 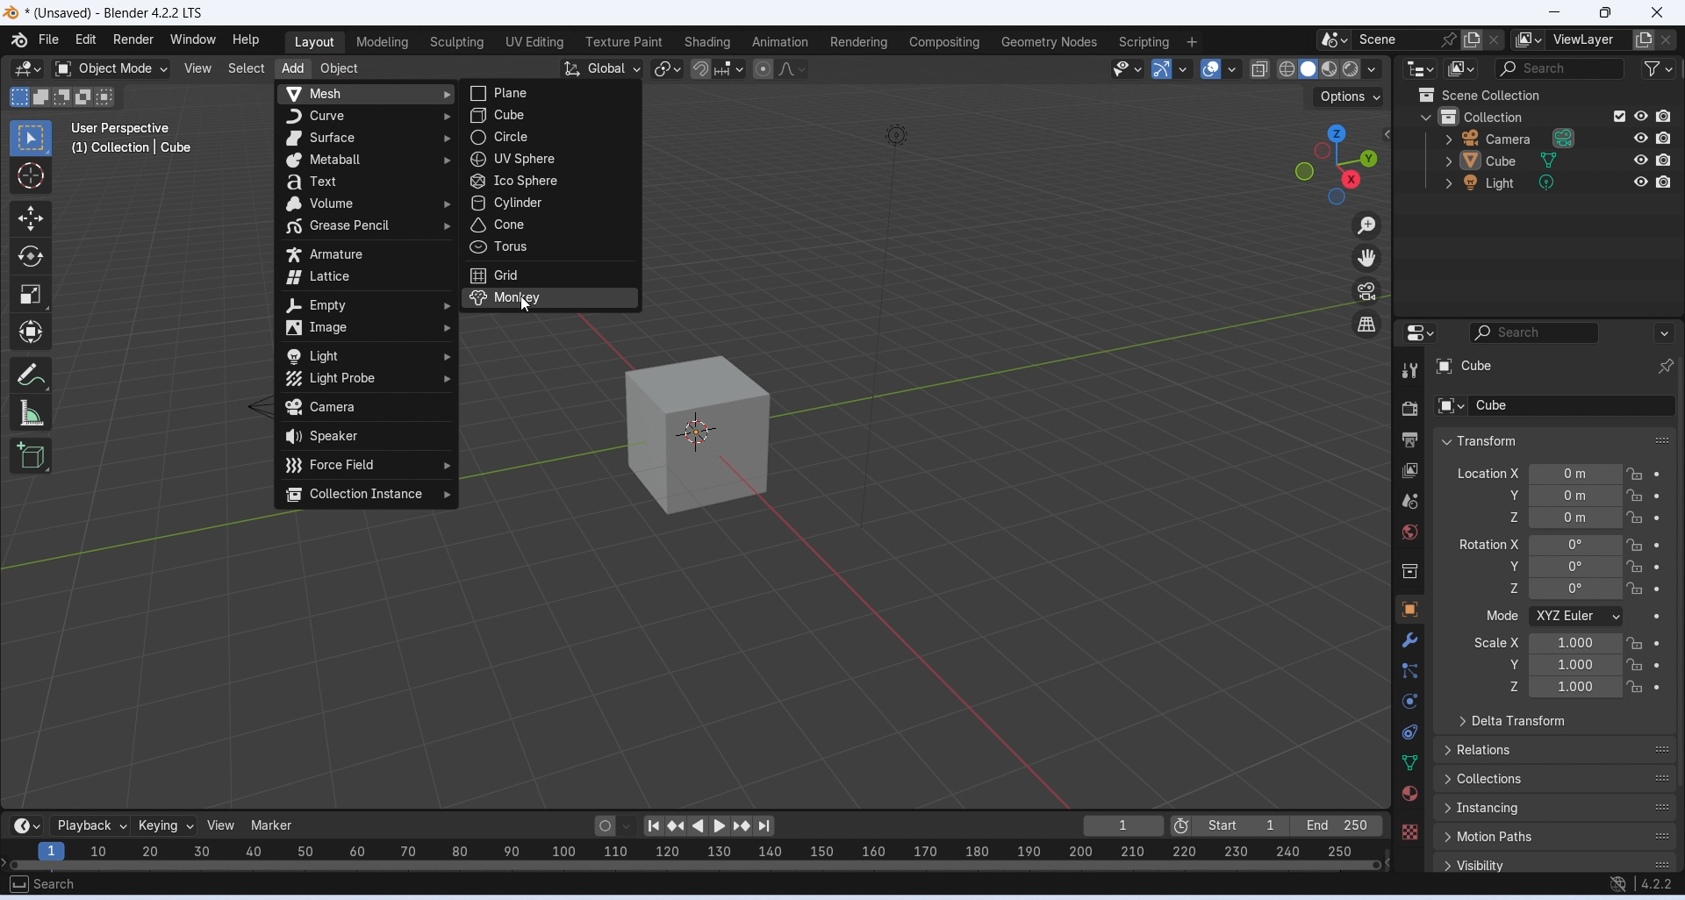 I want to click on playback, so click(x=89, y=825).